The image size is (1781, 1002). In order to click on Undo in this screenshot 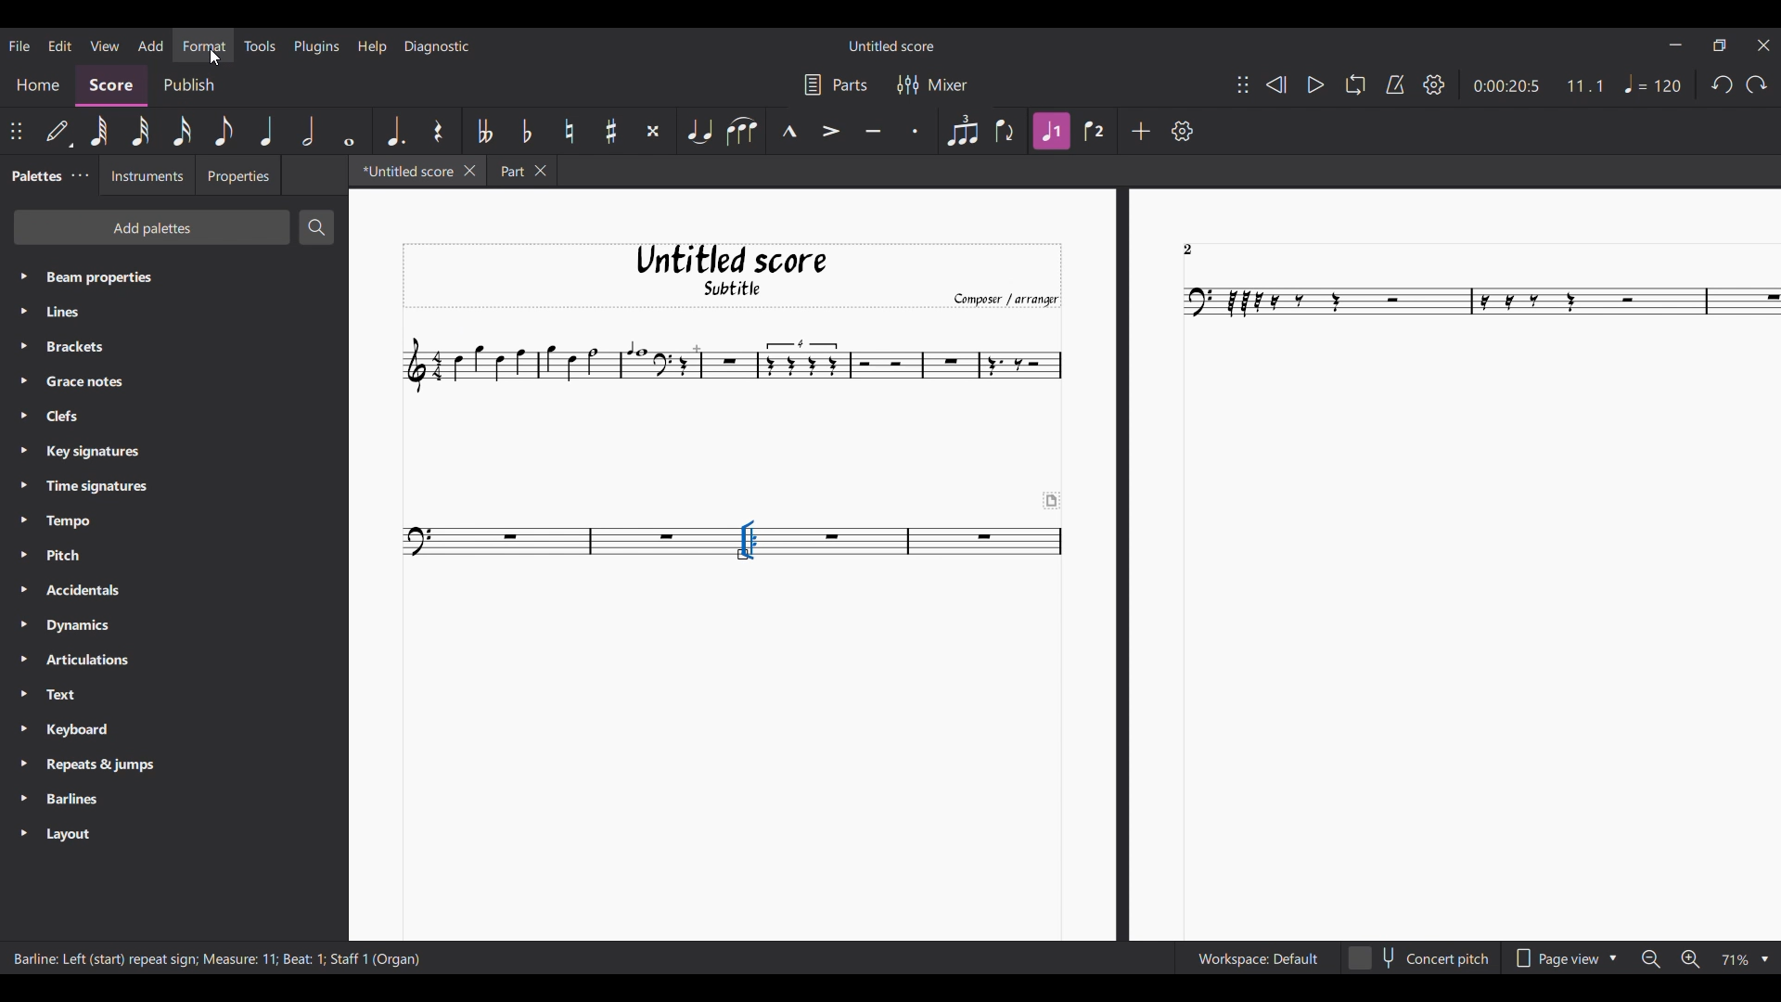, I will do `click(1722, 84)`.